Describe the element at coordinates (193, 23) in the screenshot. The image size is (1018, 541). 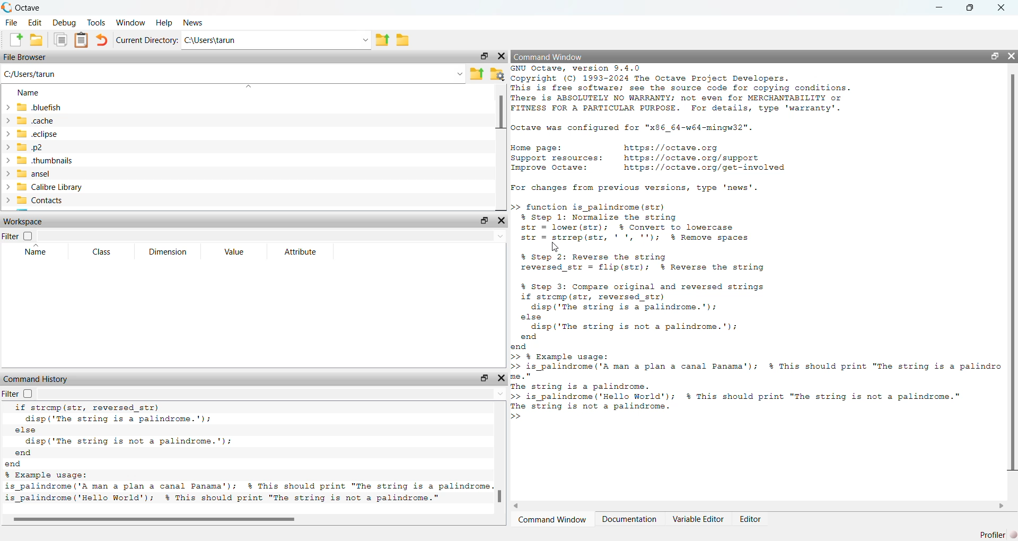
I see `news` at that location.